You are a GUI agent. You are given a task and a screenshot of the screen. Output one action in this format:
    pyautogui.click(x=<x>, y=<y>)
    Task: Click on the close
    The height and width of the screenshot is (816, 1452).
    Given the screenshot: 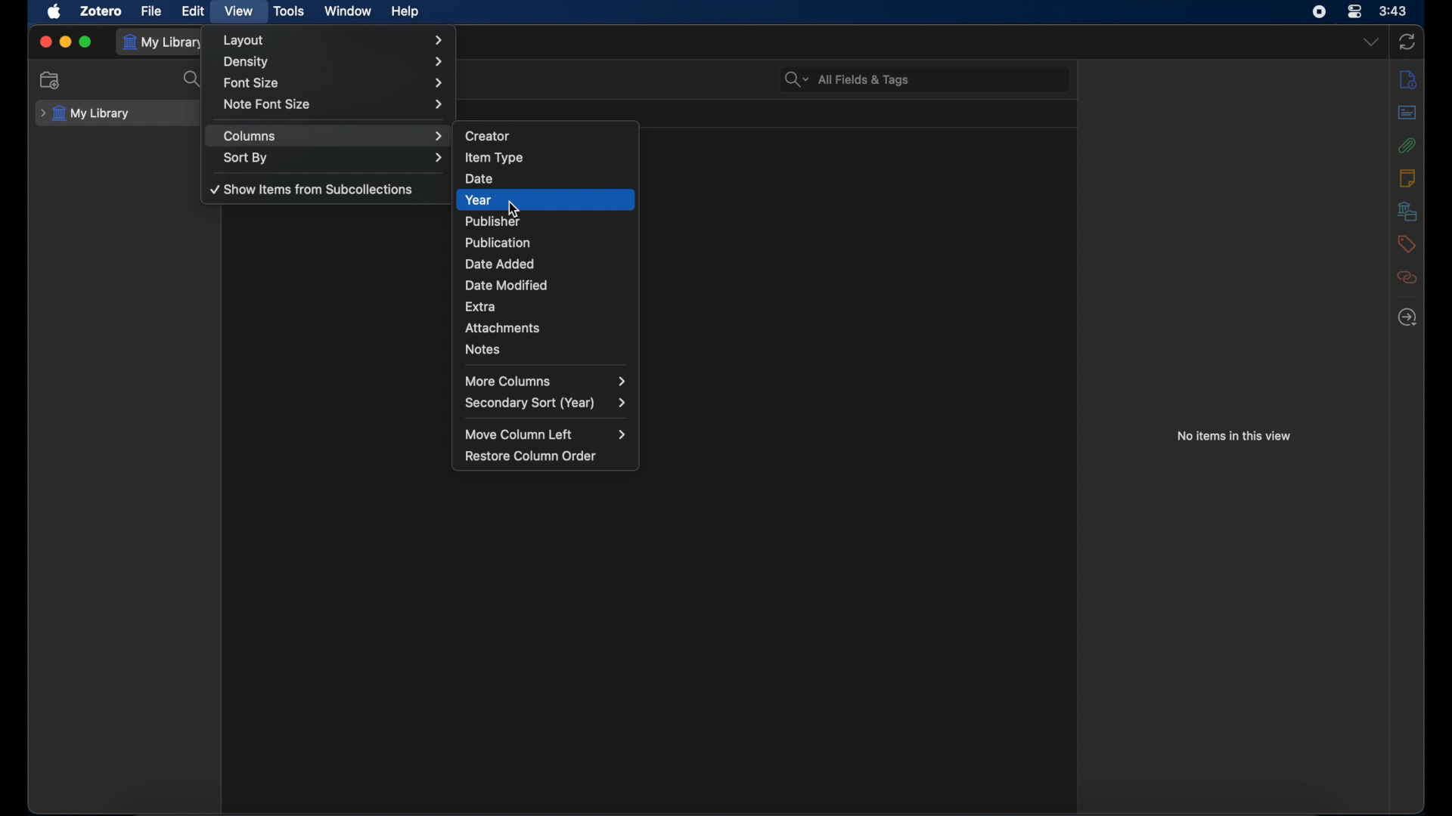 What is the action you would take?
    pyautogui.click(x=46, y=43)
    